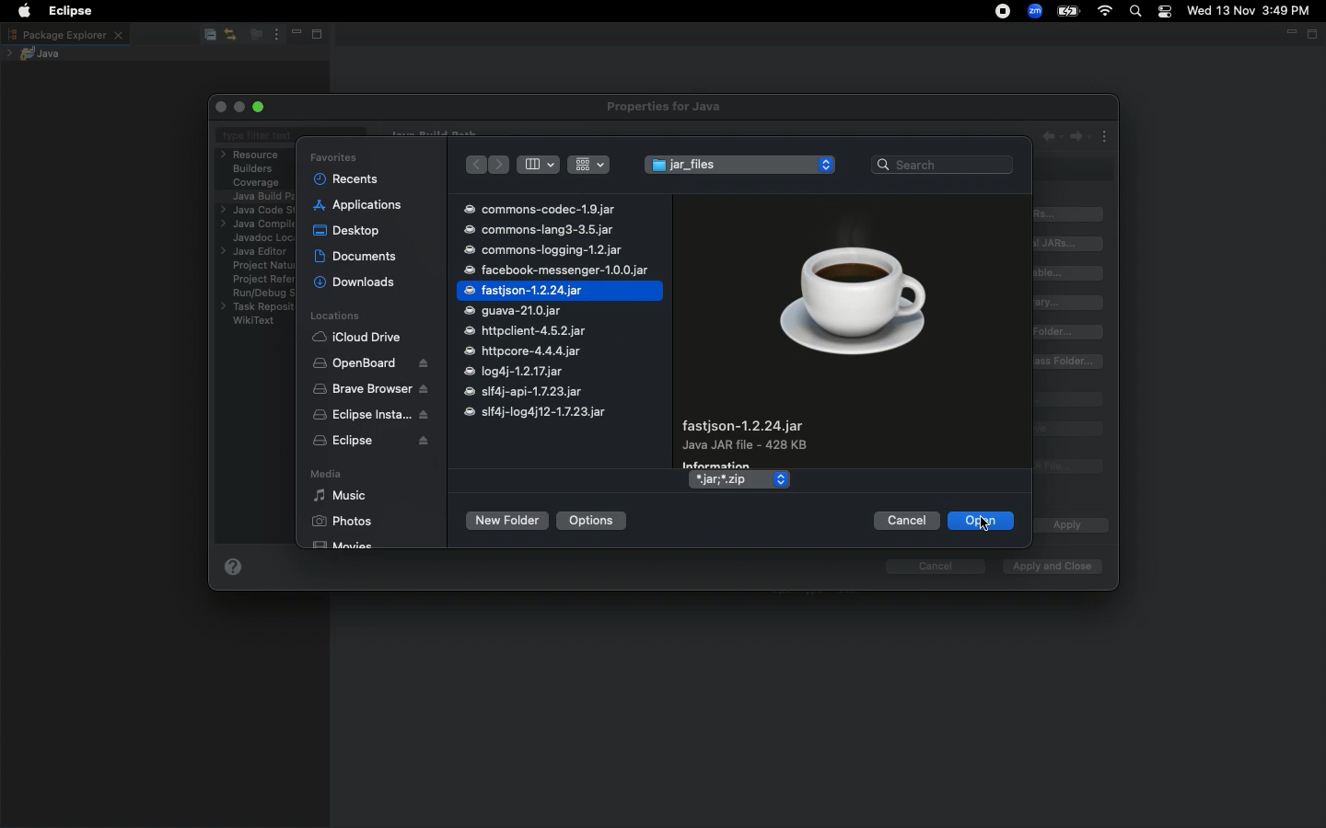  Describe the element at coordinates (208, 36) in the screenshot. I see `Collapse all` at that location.